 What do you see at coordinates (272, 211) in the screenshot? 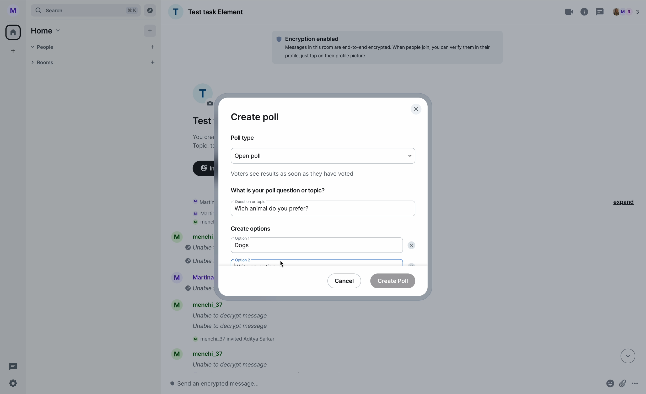
I see `which animal do you prefer` at bounding box center [272, 211].